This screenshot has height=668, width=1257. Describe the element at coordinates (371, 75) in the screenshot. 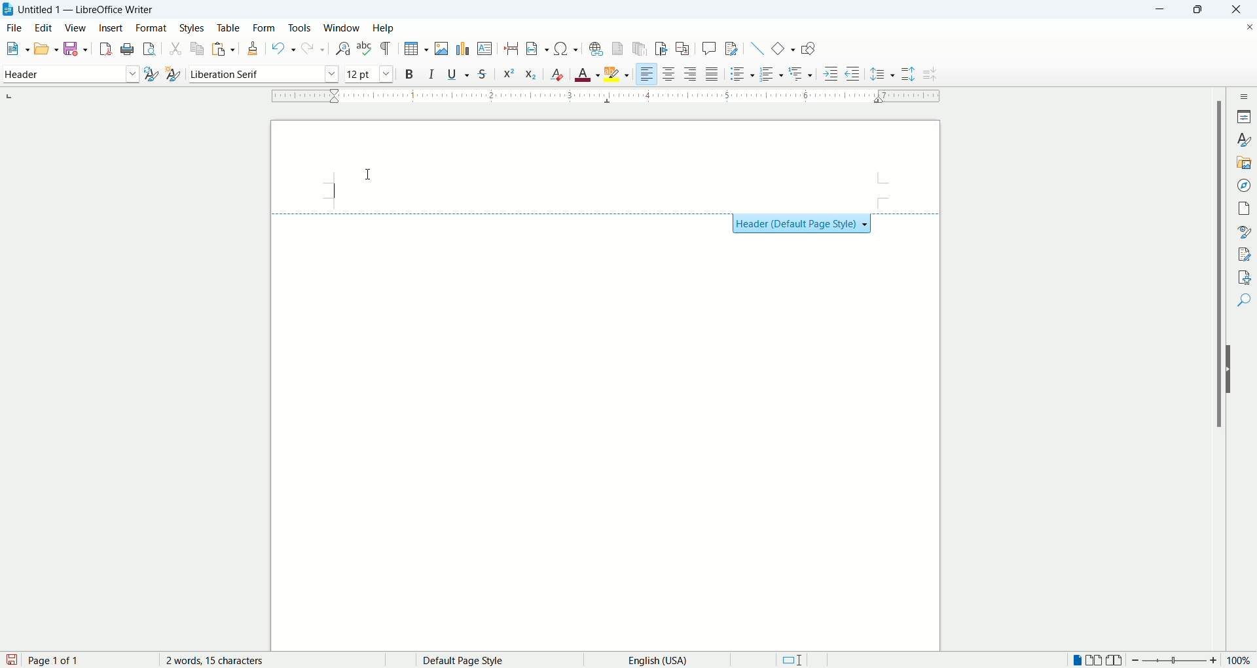

I see `font size` at that location.